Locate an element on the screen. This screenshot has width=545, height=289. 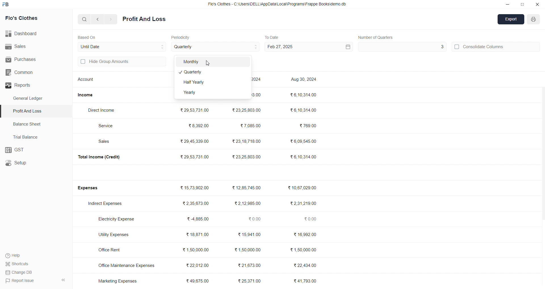
Common is located at coordinates (29, 73).